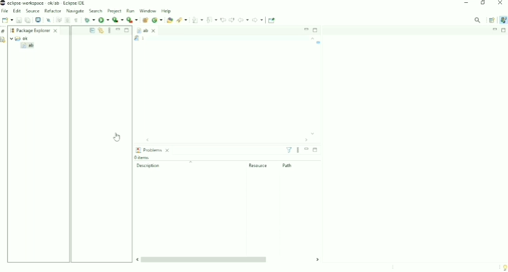 Image resolution: width=508 pixels, height=272 pixels. What do you see at coordinates (258, 20) in the screenshot?
I see `Forward` at bounding box center [258, 20].